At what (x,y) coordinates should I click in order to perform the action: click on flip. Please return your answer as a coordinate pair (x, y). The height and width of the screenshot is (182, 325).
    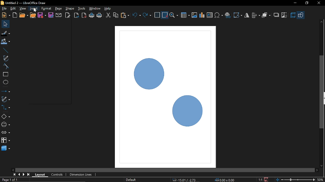
    Looking at the image, I should click on (247, 16).